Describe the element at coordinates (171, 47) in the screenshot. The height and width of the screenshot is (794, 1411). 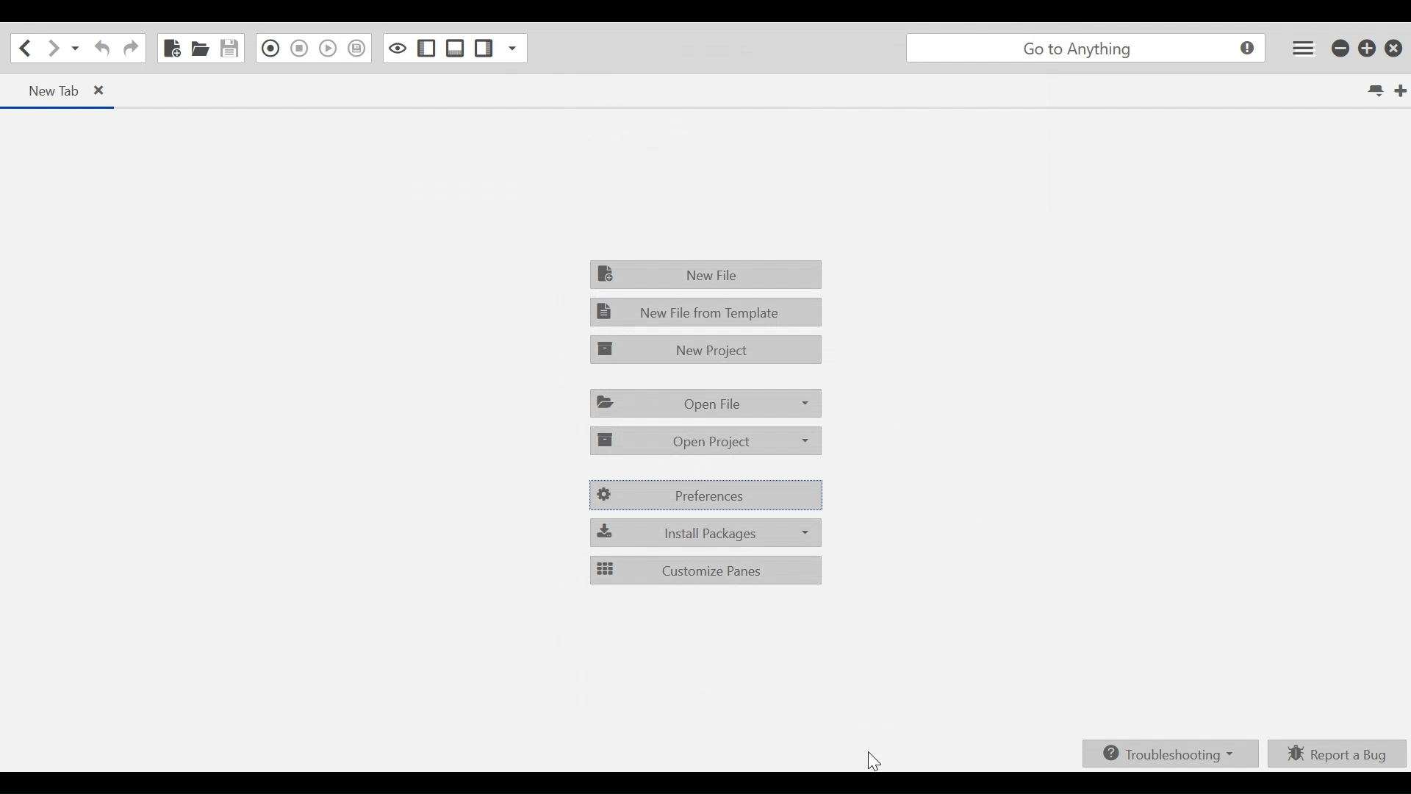
I see `New File` at that location.